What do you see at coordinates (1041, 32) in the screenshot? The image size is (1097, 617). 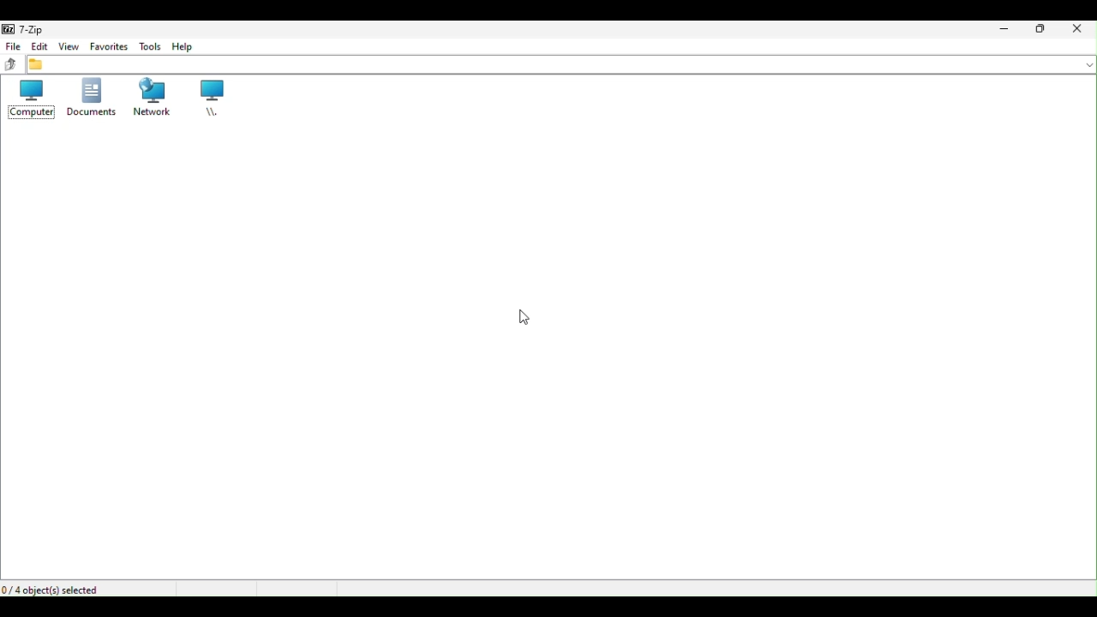 I see `Restore` at bounding box center [1041, 32].